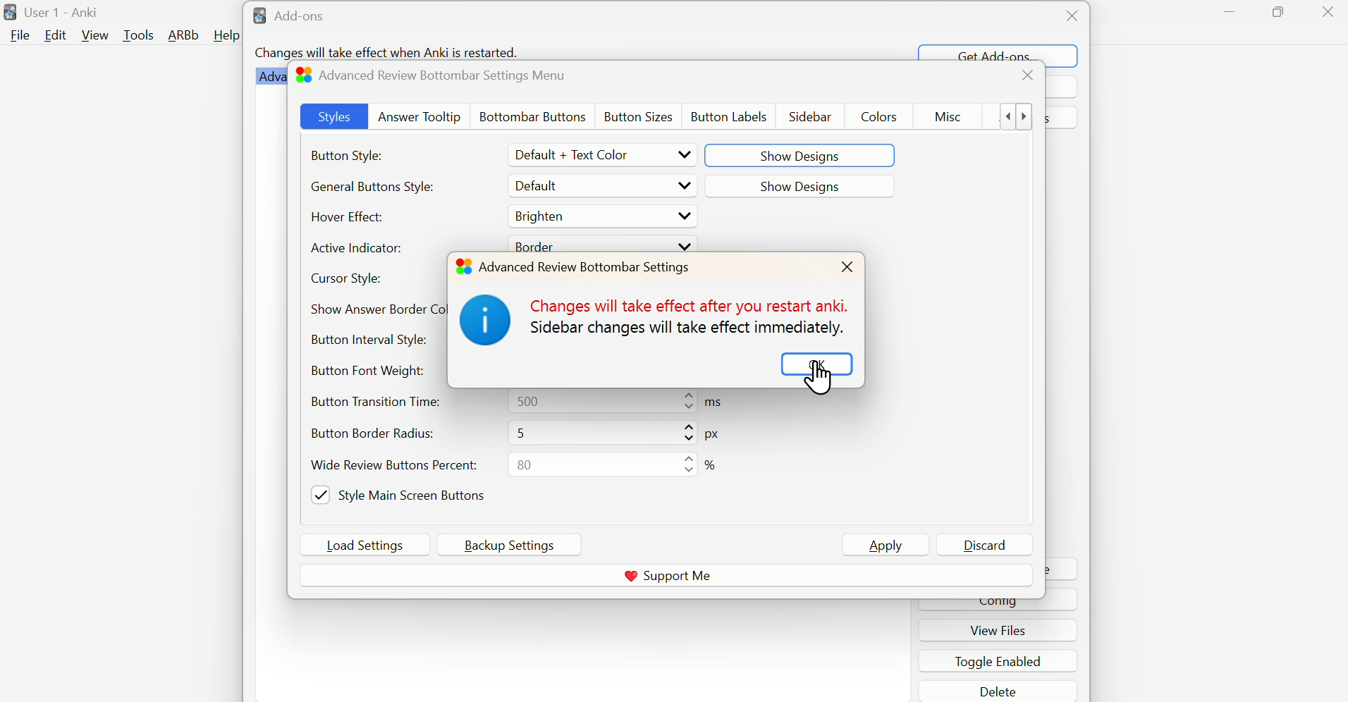 This screenshot has width=1348, height=702. I want to click on Edit, so click(54, 36).